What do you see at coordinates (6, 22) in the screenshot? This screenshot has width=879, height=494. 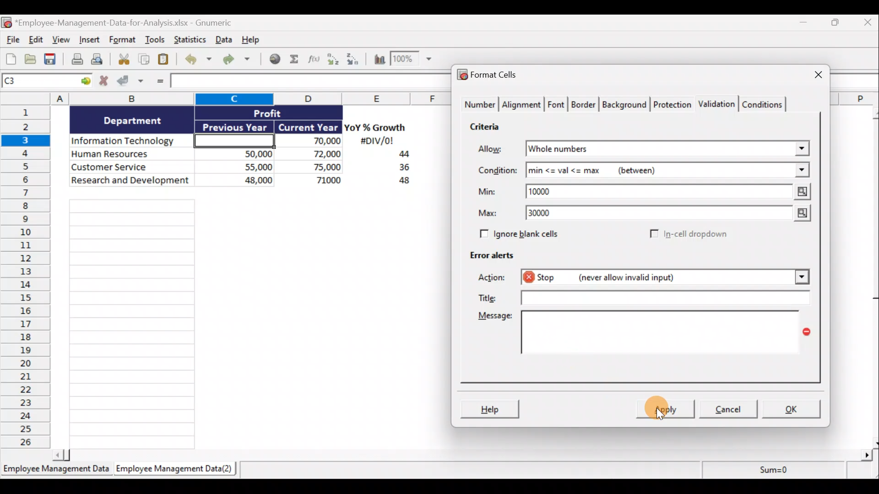 I see `Gnumeric logo` at bounding box center [6, 22].